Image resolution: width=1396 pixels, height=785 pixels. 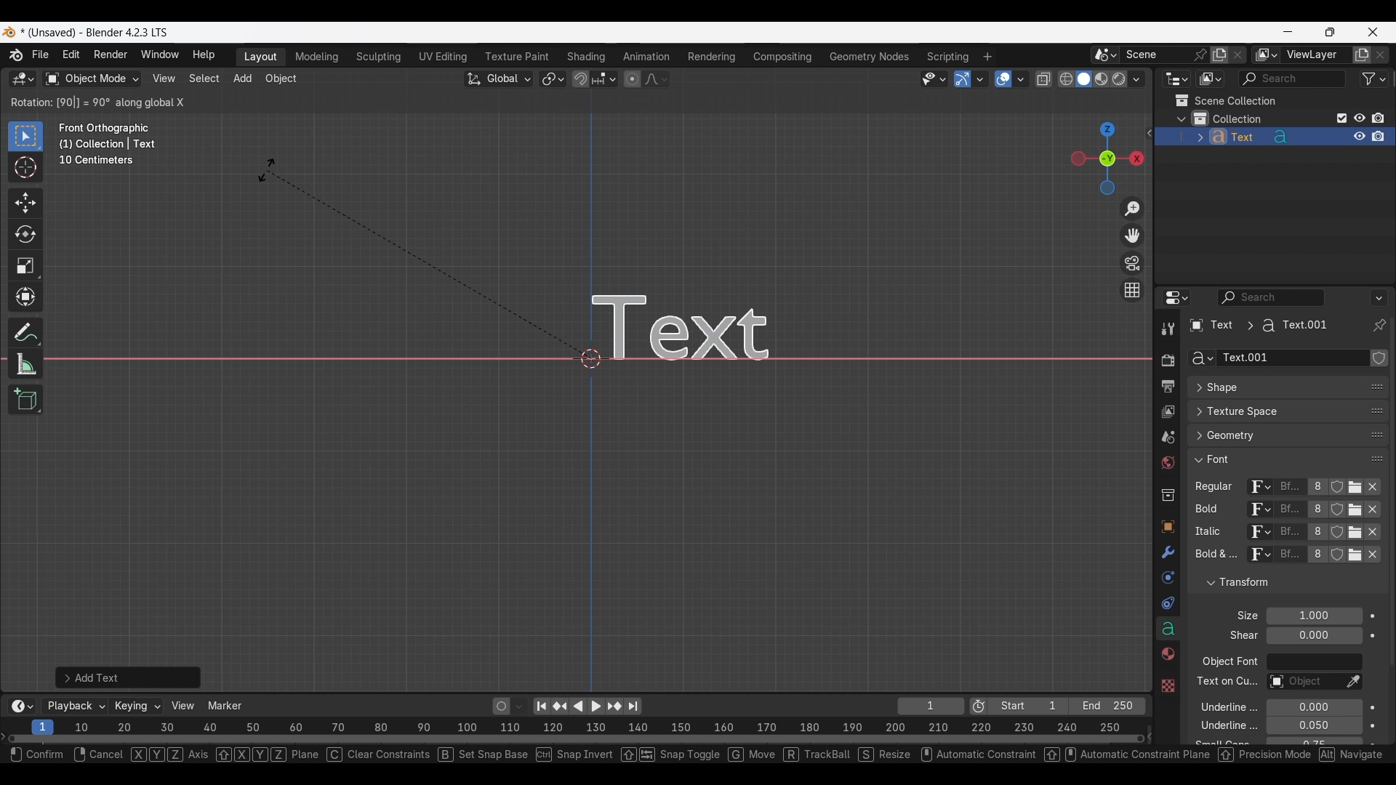 I want to click on Data, current selection, so click(x=1168, y=629).